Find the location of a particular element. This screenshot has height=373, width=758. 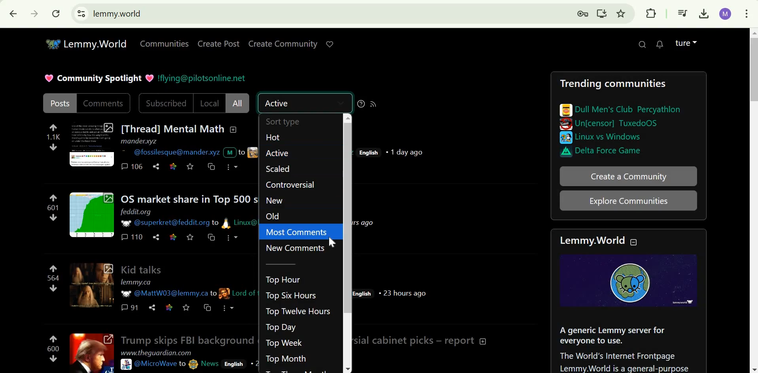

Create community is located at coordinates (628, 177).